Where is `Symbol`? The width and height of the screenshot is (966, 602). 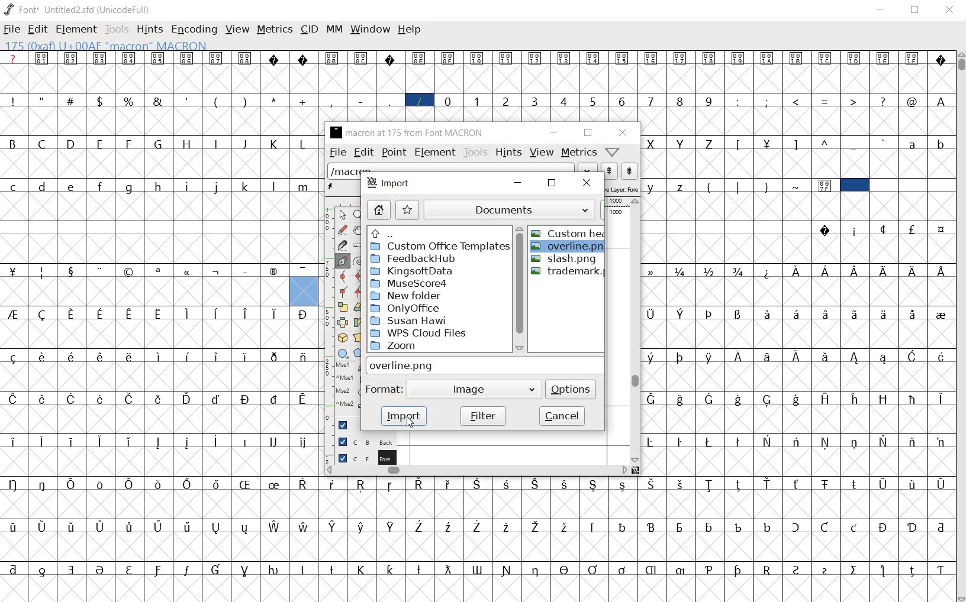 Symbol is located at coordinates (13, 358).